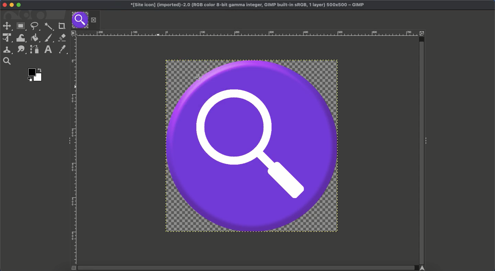 Image resolution: width=495 pixels, height=271 pixels. What do you see at coordinates (35, 74) in the screenshot?
I see `Color` at bounding box center [35, 74].